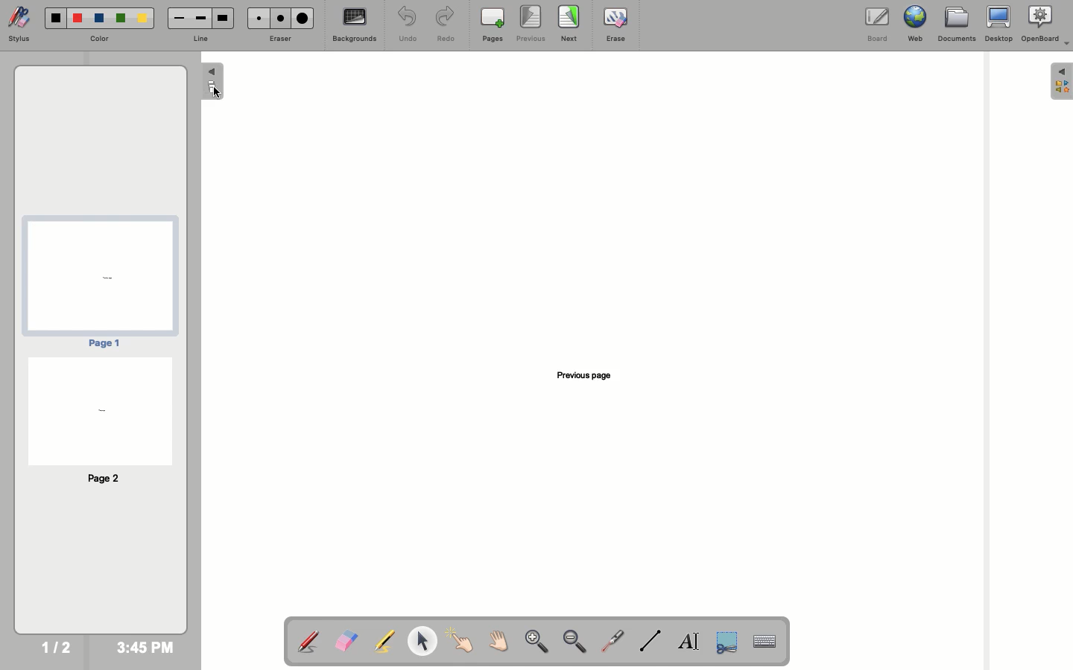  Describe the element at coordinates (19, 24) in the screenshot. I see `Stylus` at that location.